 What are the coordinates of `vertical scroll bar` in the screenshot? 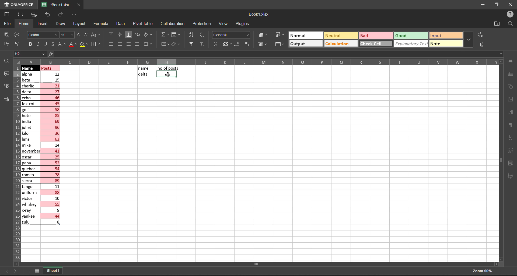 It's located at (501, 162).